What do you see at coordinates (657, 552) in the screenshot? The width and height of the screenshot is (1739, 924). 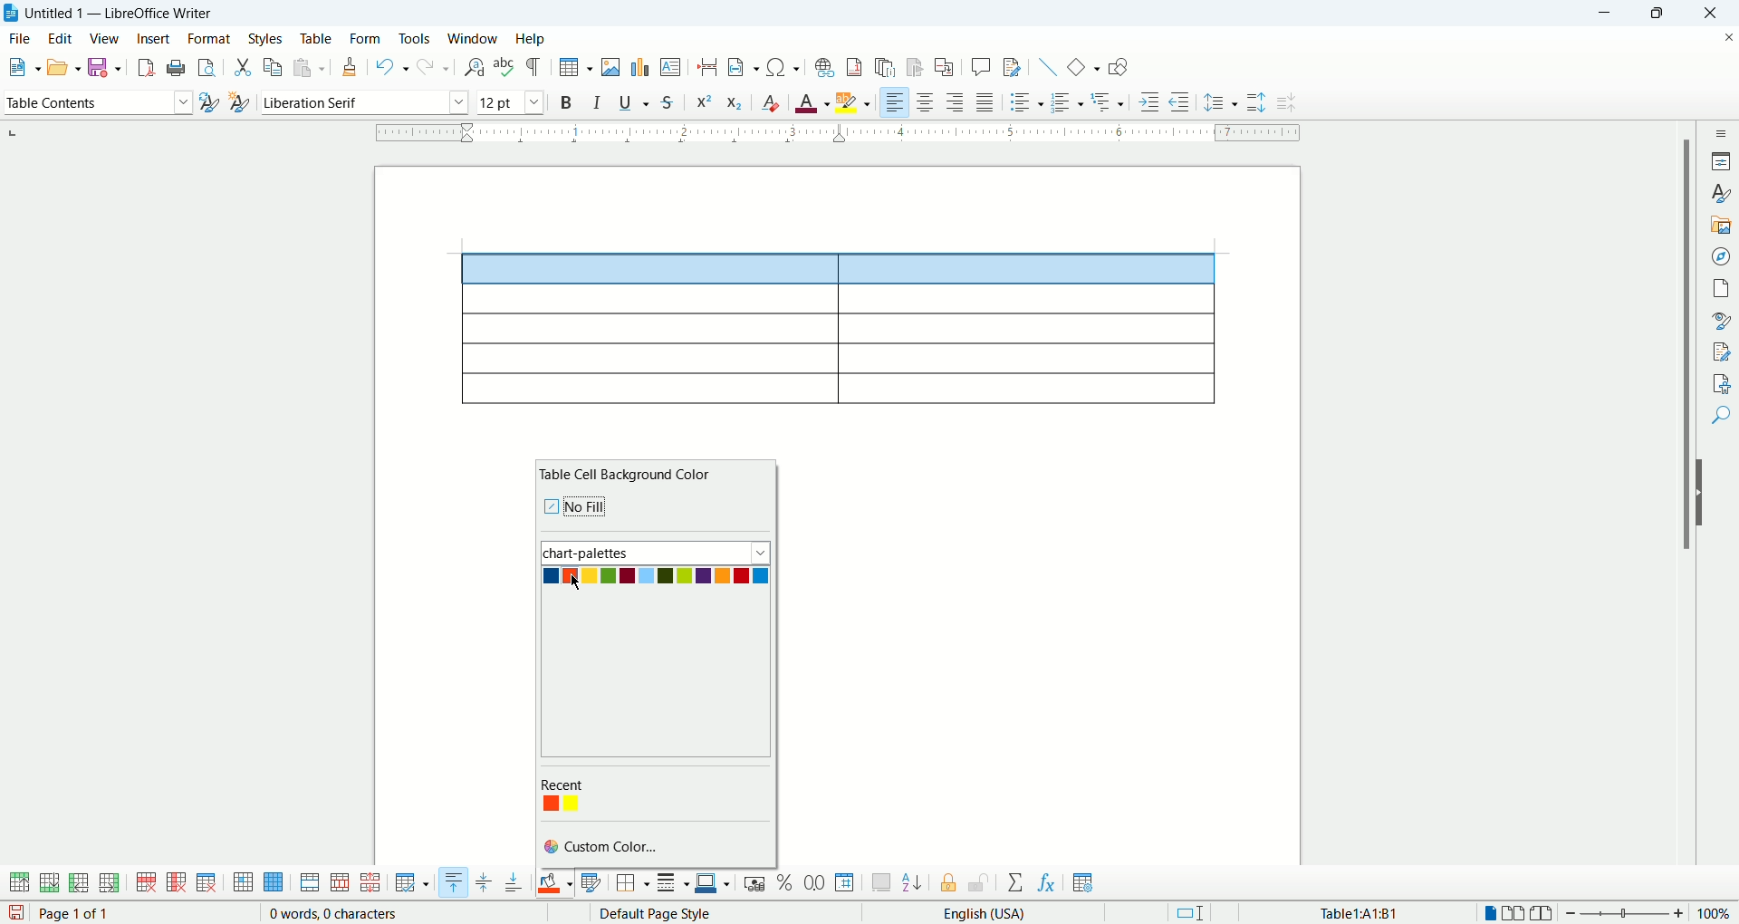 I see `chart palettes` at bounding box center [657, 552].